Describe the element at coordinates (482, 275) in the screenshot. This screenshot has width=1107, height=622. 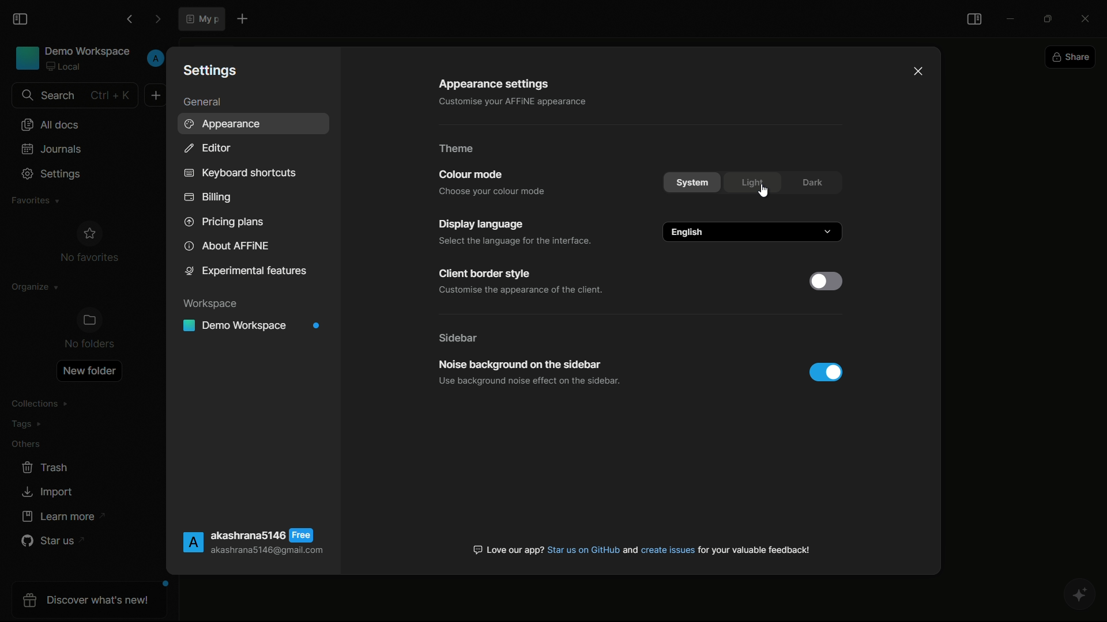
I see `client border style` at that location.